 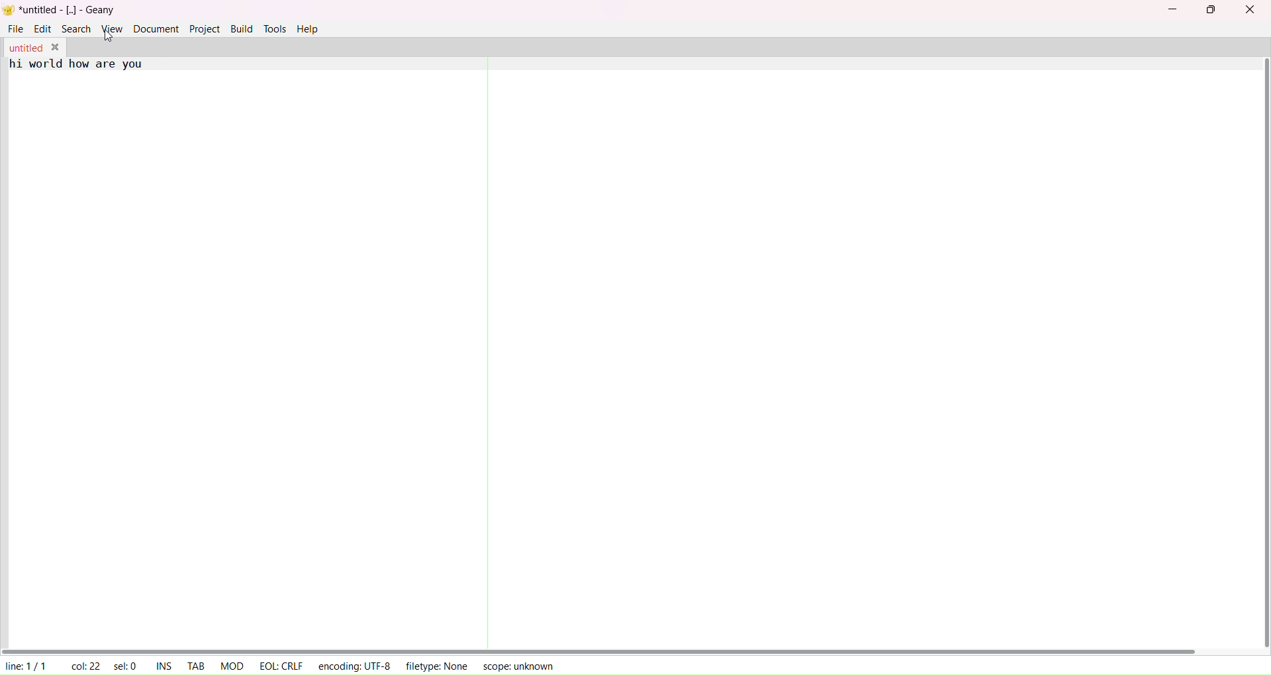 I want to click on eol:crlf, so click(x=278, y=665).